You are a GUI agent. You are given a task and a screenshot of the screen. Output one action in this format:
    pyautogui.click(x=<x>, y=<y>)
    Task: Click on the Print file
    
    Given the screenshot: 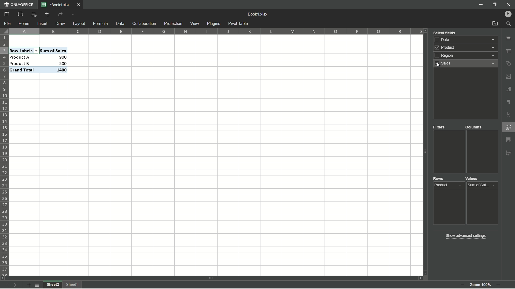 What is the action you would take?
    pyautogui.click(x=20, y=15)
    